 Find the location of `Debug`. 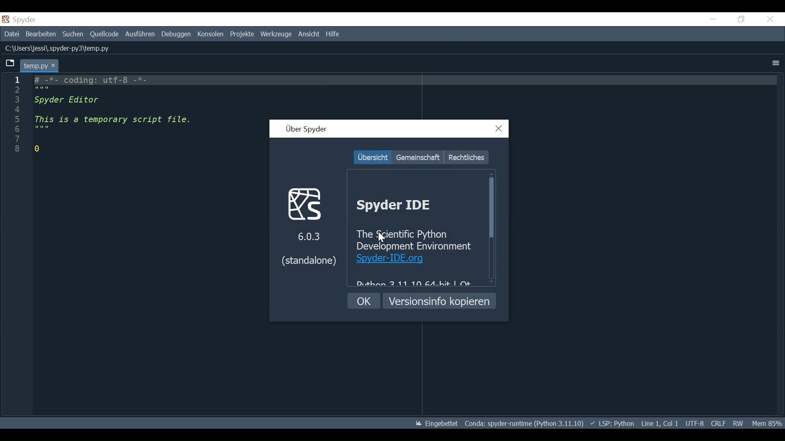

Debug is located at coordinates (176, 35).